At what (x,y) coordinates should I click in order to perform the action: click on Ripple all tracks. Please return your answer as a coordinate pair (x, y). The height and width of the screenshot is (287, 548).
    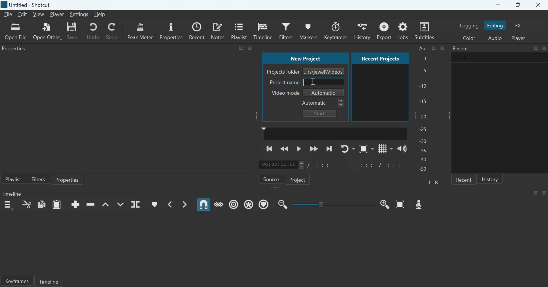
    Looking at the image, I should click on (249, 204).